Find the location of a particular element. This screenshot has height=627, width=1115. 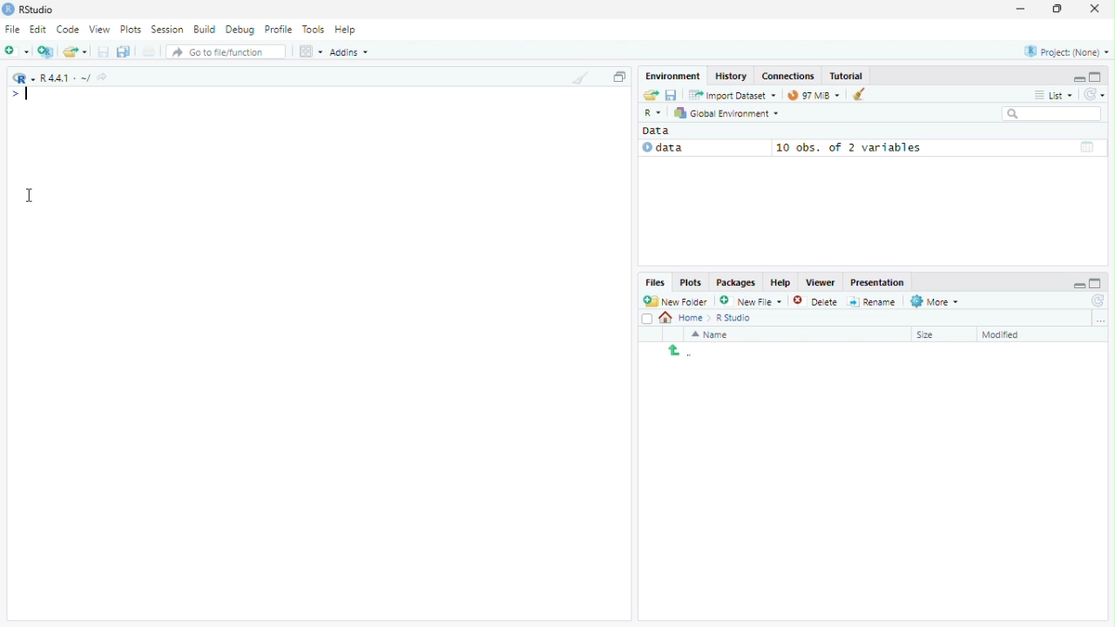

Clear console is located at coordinates (579, 78).